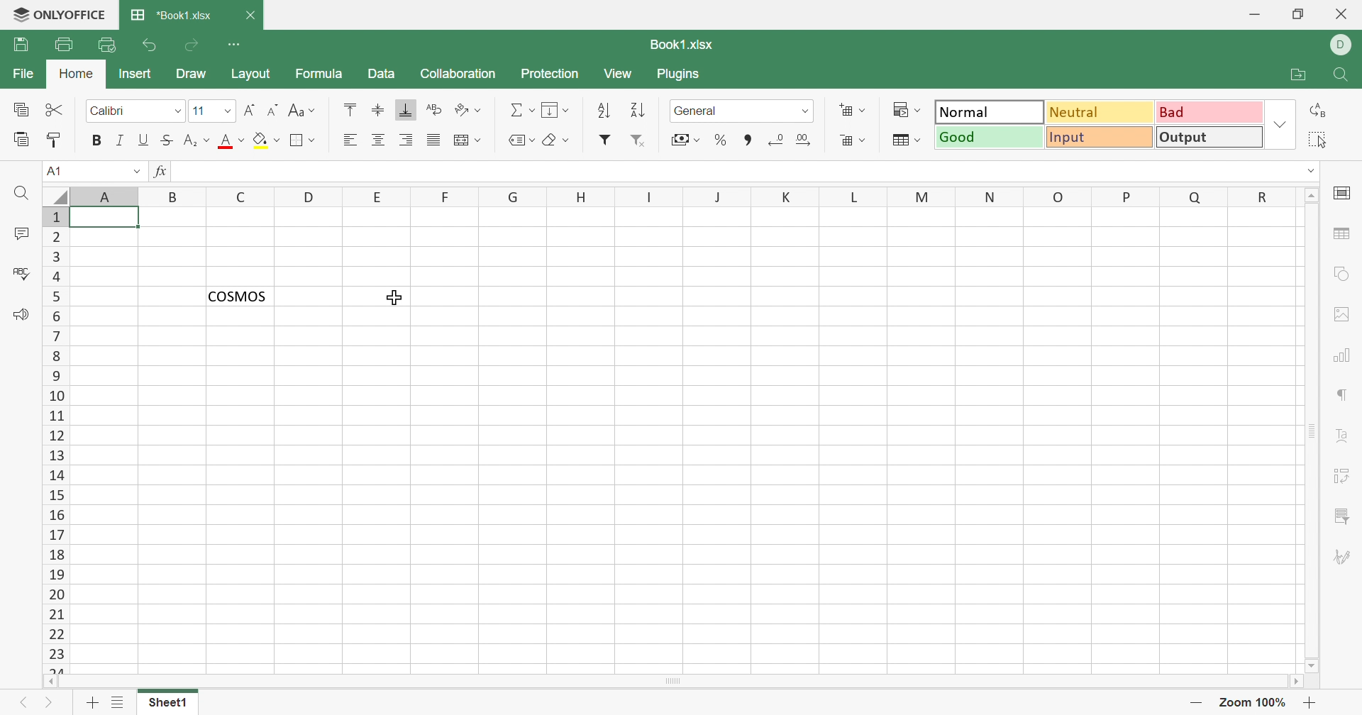  I want to click on Drop down, so click(1309, 171).